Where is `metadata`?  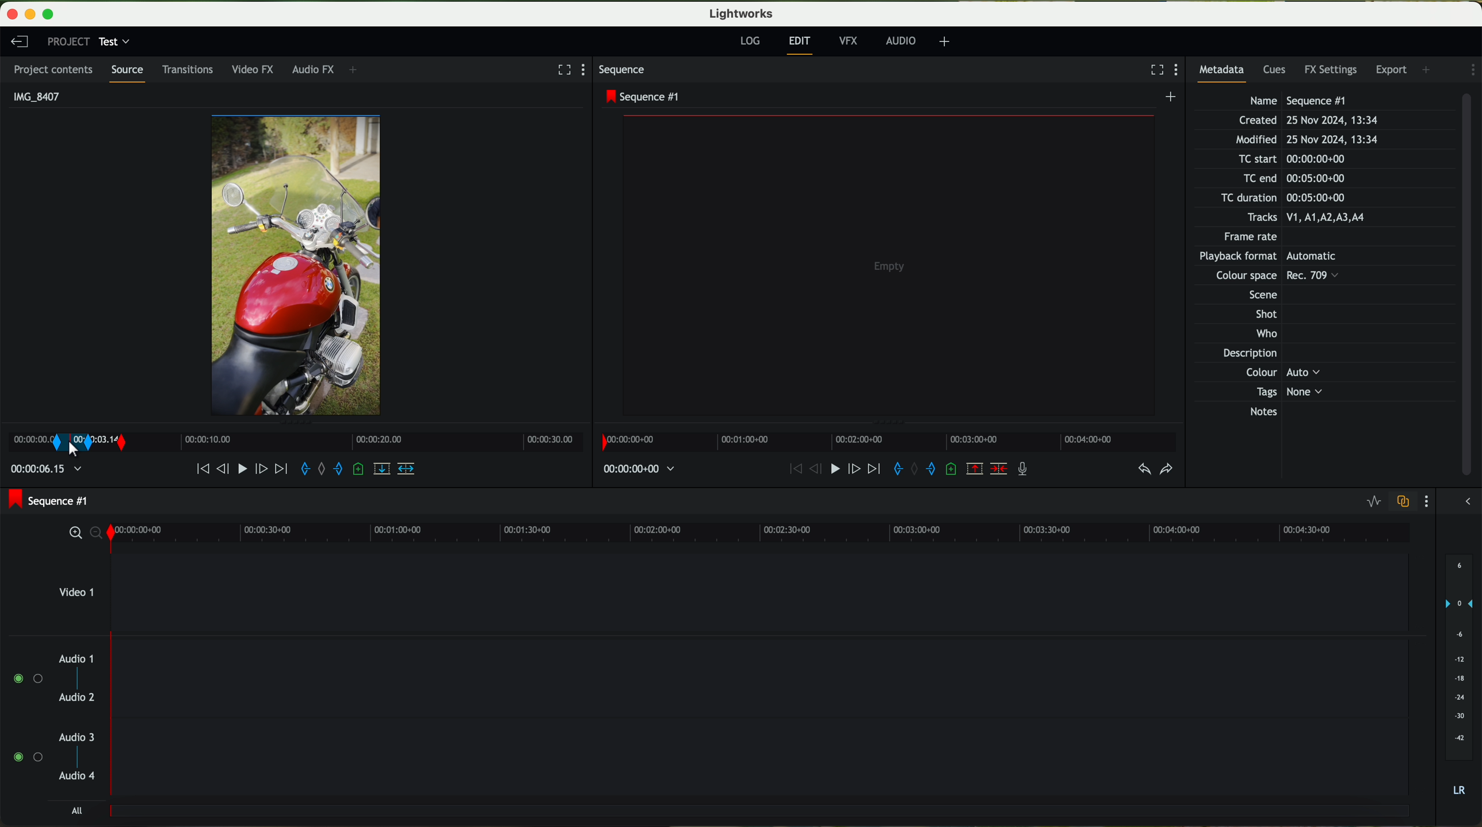
metadata is located at coordinates (1226, 72).